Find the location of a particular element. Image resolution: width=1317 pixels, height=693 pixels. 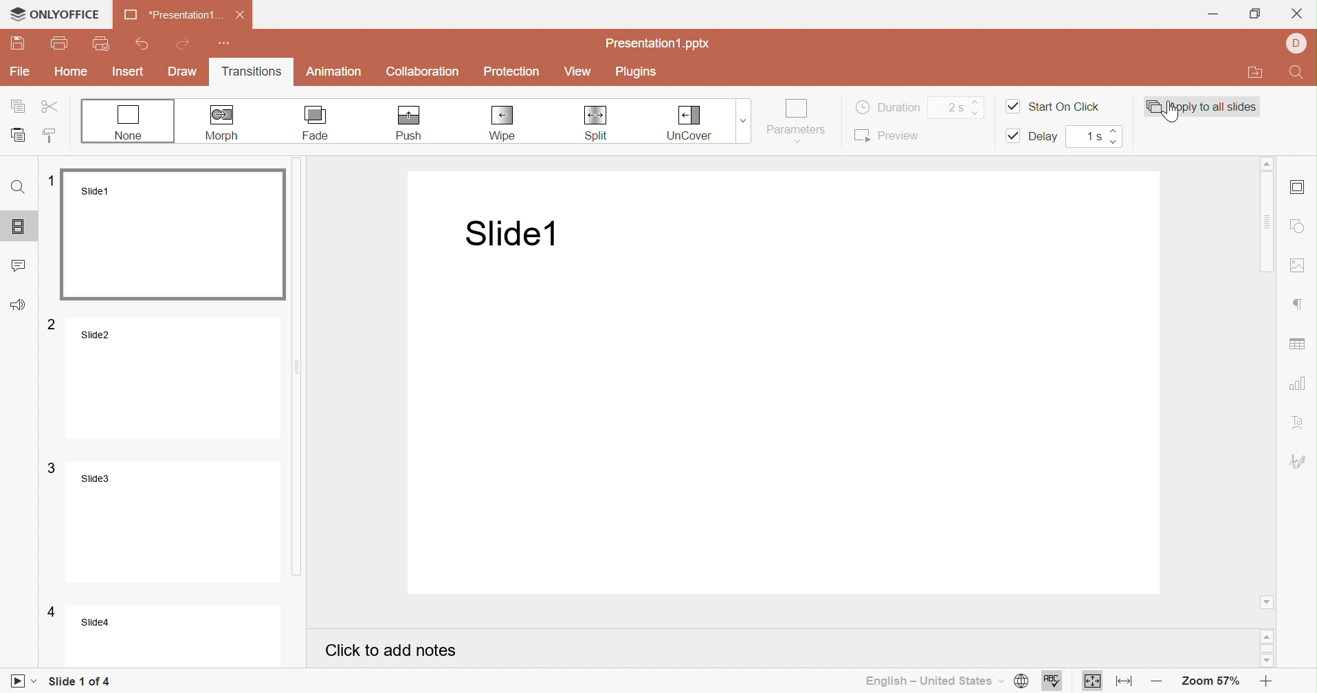

Duration is located at coordinates (887, 106).